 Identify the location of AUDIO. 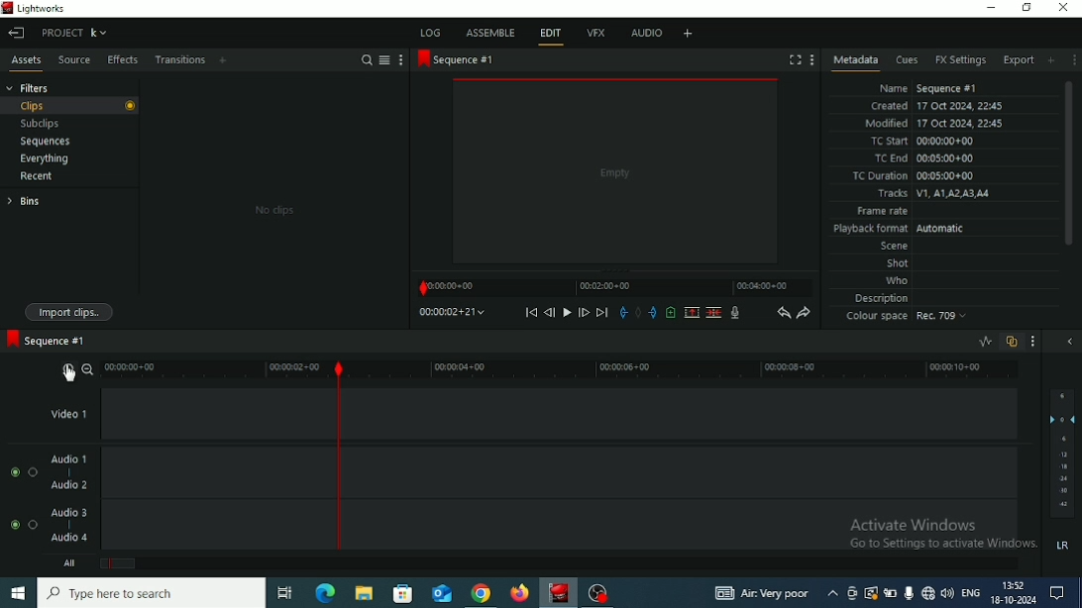
(644, 33).